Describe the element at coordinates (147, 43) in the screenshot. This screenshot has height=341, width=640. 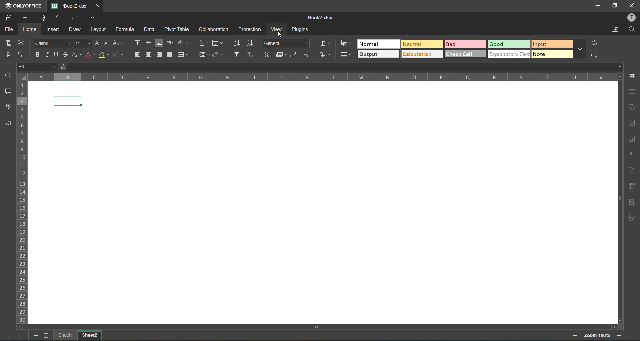
I see `align middle` at that location.